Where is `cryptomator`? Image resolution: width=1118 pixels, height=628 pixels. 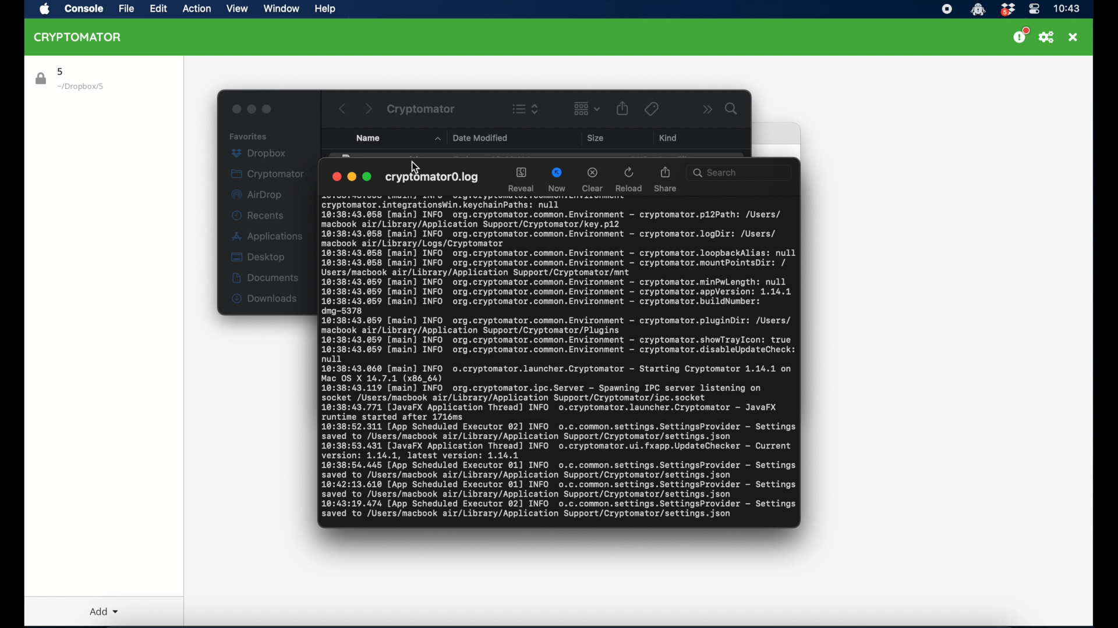 cryptomator is located at coordinates (423, 109).